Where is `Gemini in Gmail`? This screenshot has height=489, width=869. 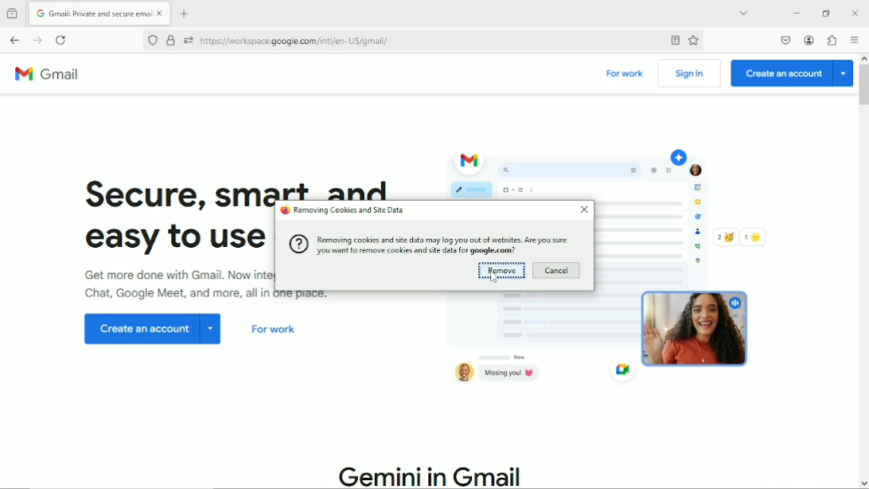
Gemini in Gmail is located at coordinates (436, 471).